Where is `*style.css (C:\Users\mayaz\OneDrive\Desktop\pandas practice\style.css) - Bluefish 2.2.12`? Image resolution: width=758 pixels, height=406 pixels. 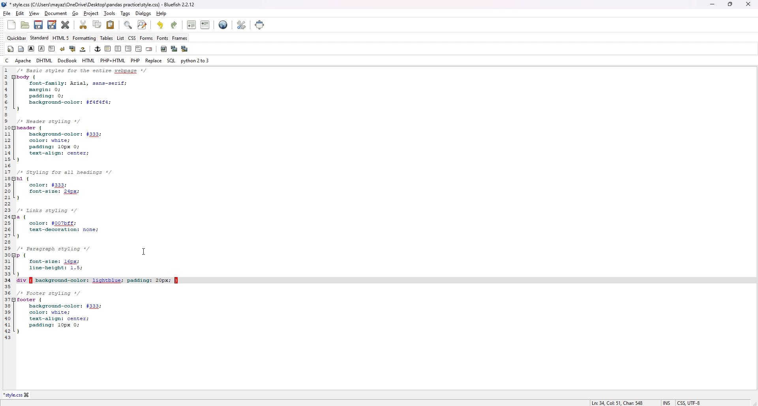 *style.css (C:\Users\mayaz\OneDrive\Desktop\pandas practice\style.css) - Bluefish 2.2.12 is located at coordinates (104, 4).